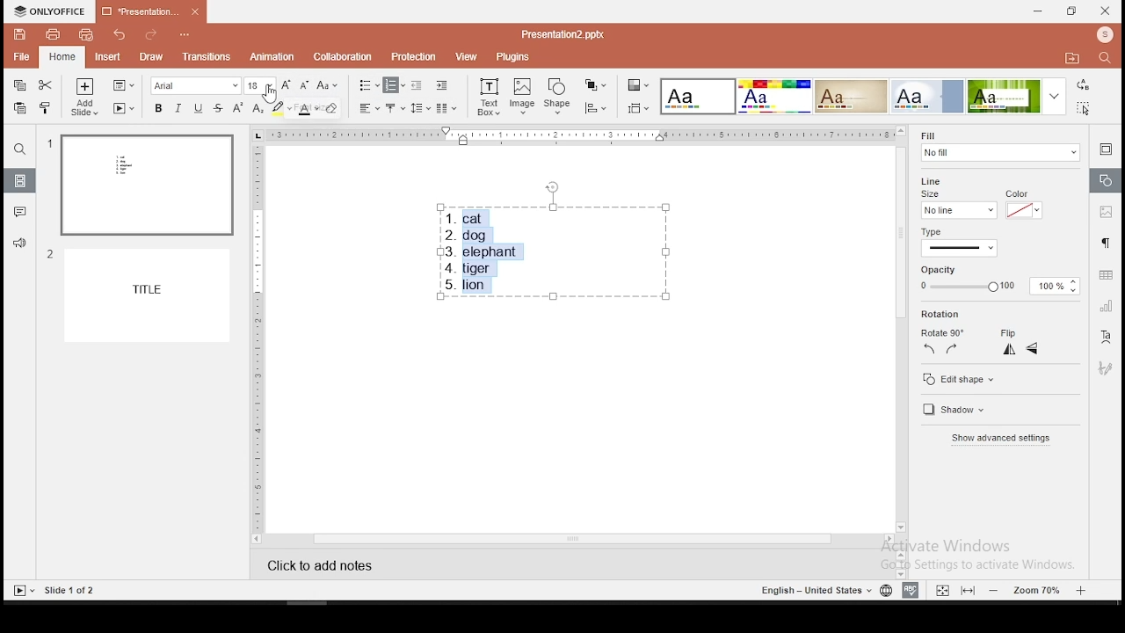 The width and height of the screenshot is (1125, 633). Describe the element at coordinates (636, 84) in the screenshot. I see `change color theme` at that location.